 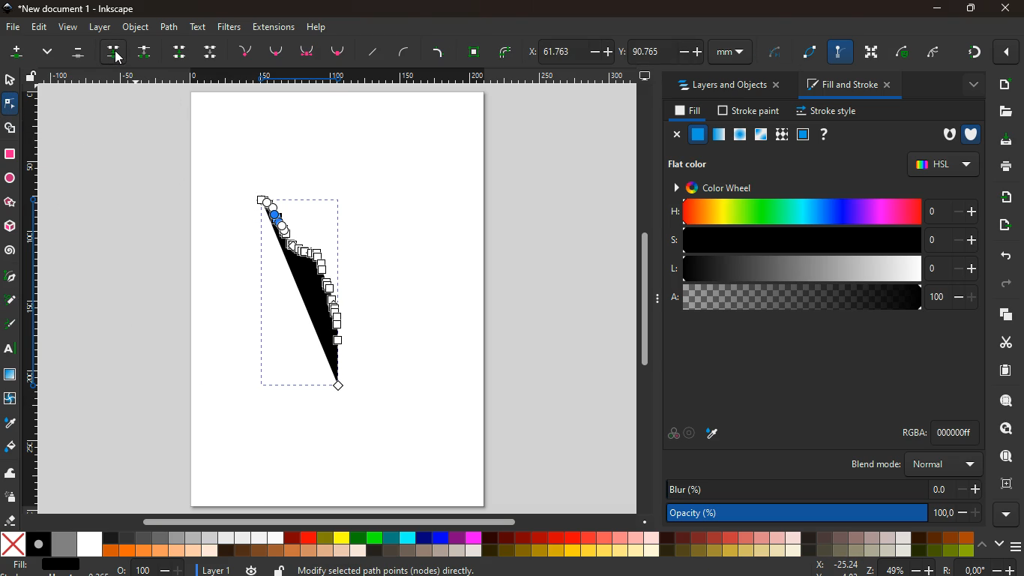 I want to click on diagonal, so click(x=375, y=52).